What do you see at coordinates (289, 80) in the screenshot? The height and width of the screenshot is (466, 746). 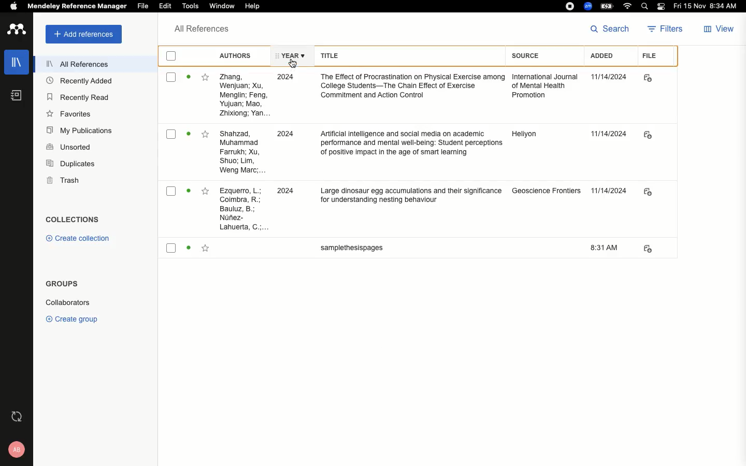 I see `year of publication` at bounding box center [289, 80].